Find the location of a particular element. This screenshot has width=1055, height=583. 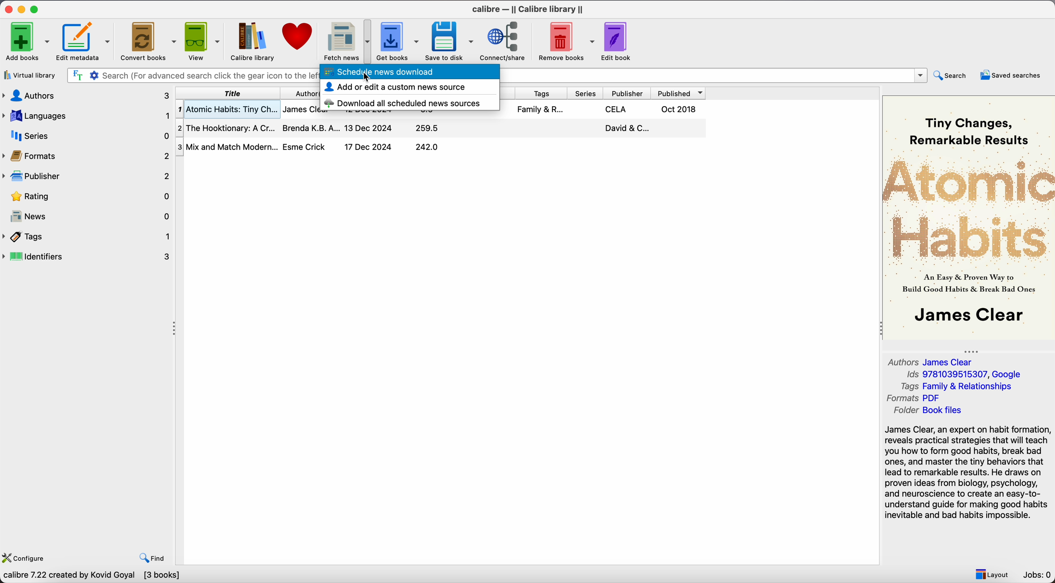

maximize is located at coordinates (35, 8).